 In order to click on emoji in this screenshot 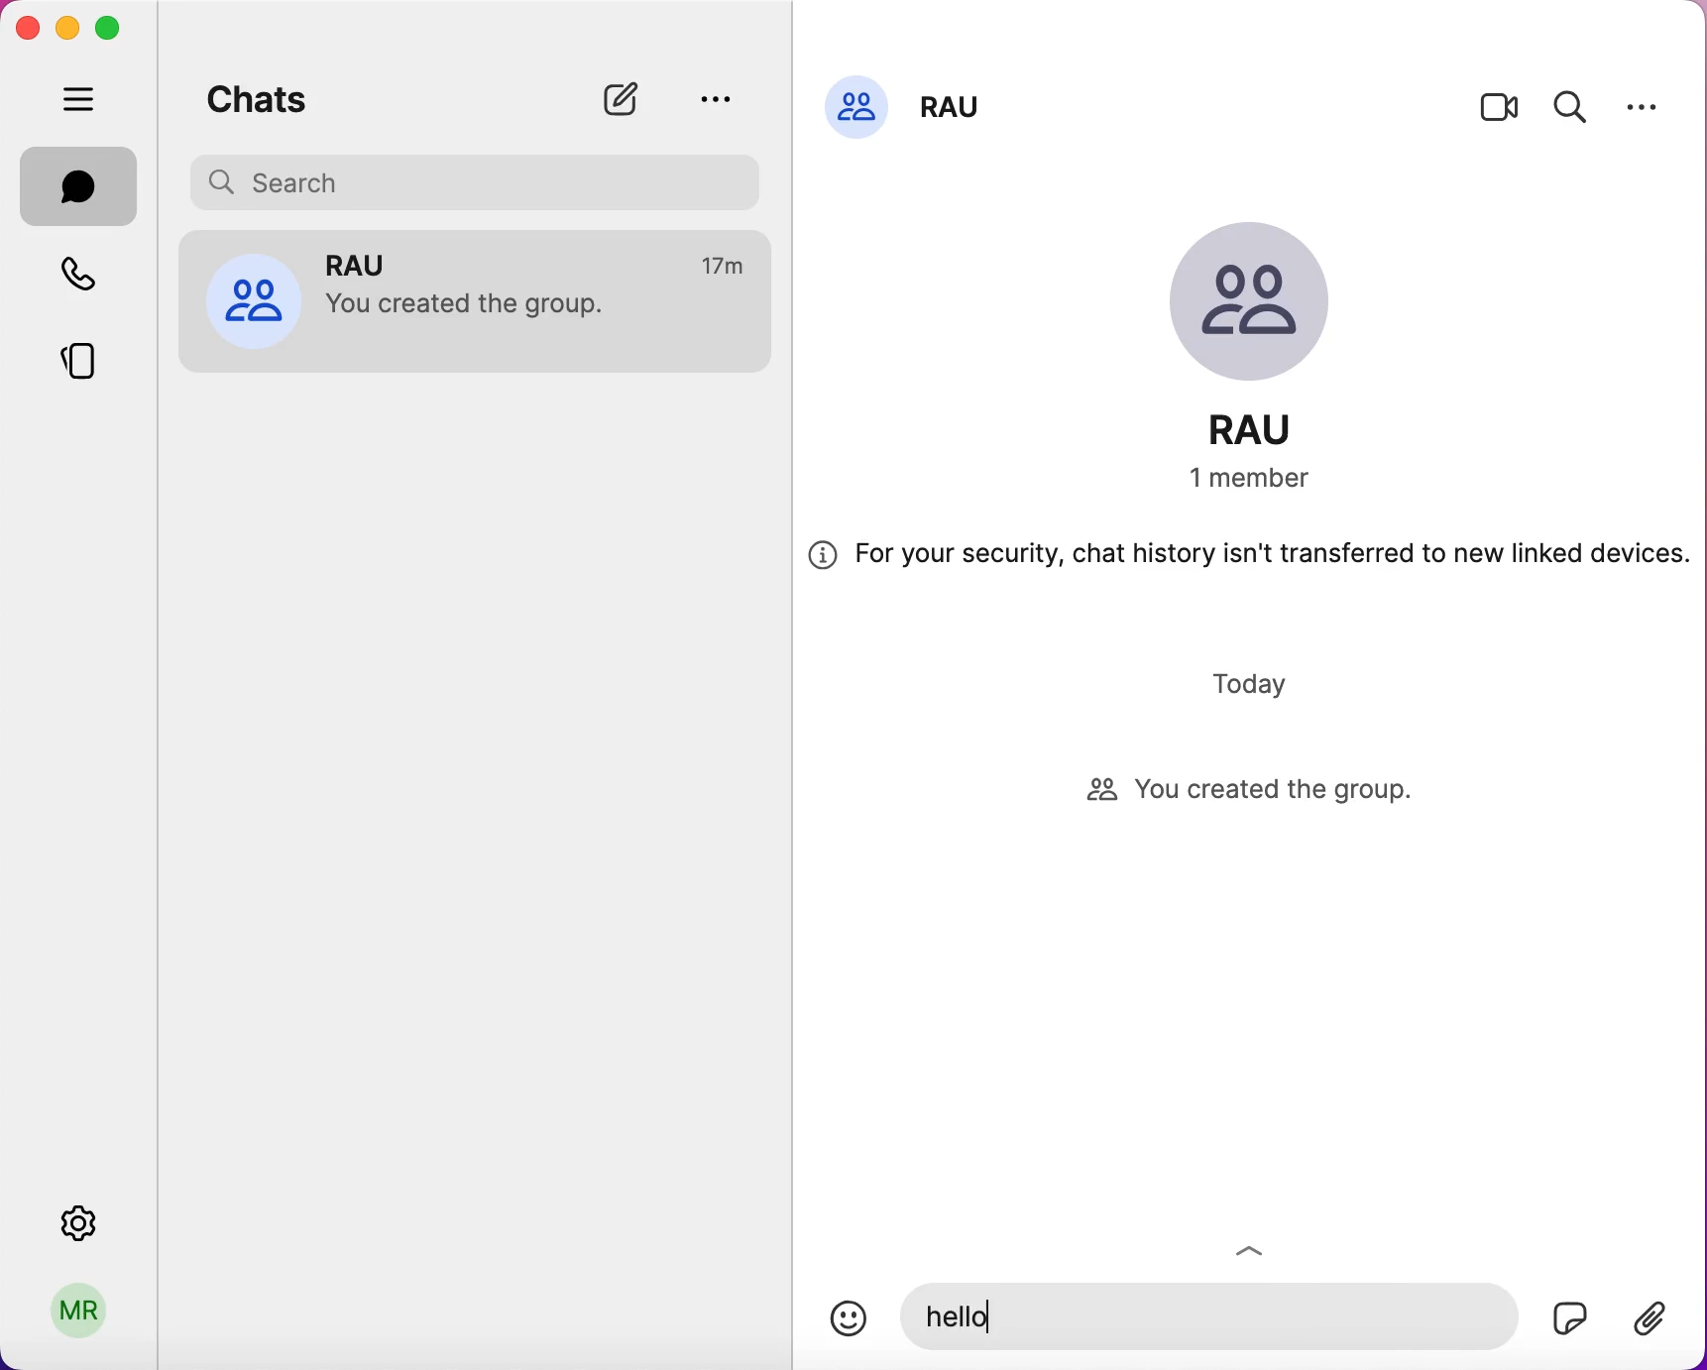, I will do `click(849, 1318)`.